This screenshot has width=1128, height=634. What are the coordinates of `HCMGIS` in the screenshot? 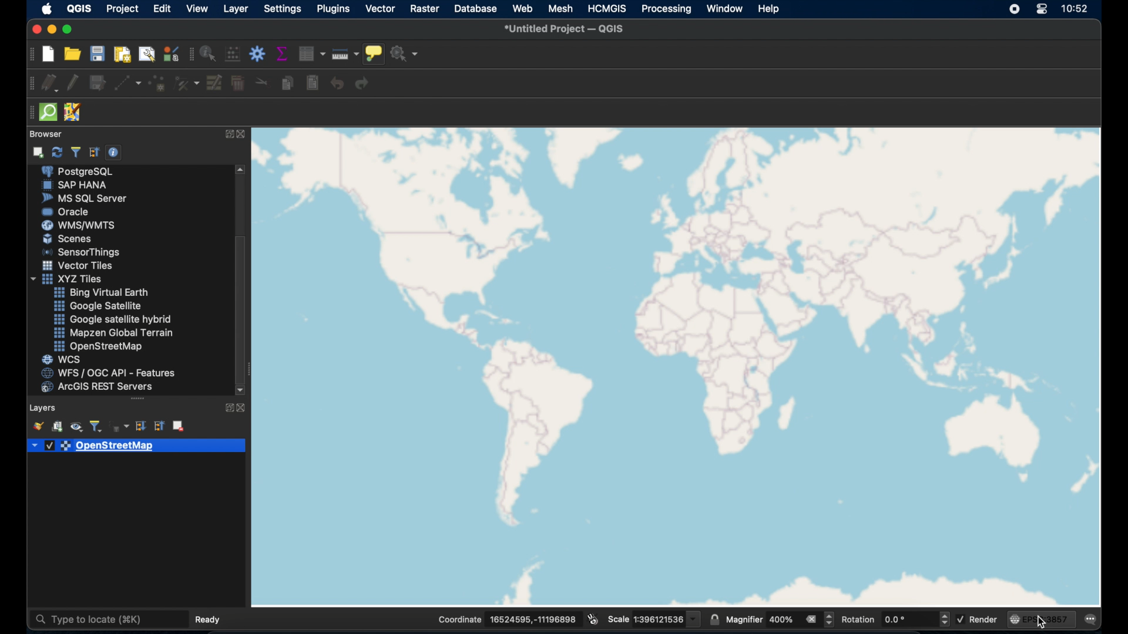 It's located at (609, 9).